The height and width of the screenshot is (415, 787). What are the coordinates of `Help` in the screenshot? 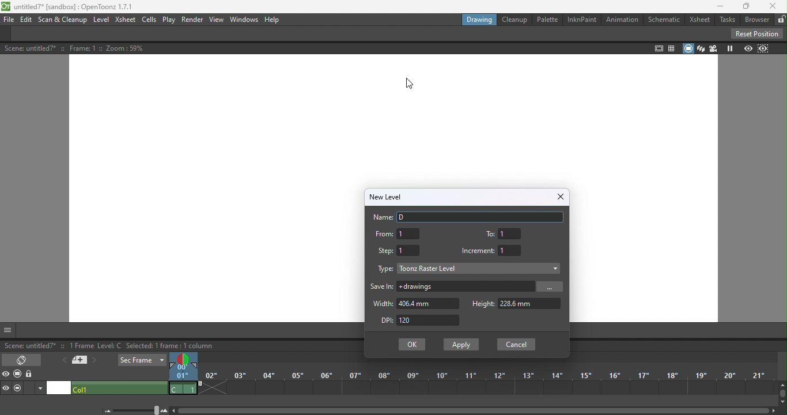 It's located at (275, 21).